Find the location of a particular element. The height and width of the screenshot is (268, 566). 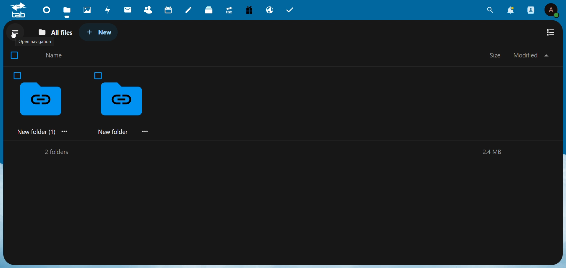

email is located at coordinates (269, 10).